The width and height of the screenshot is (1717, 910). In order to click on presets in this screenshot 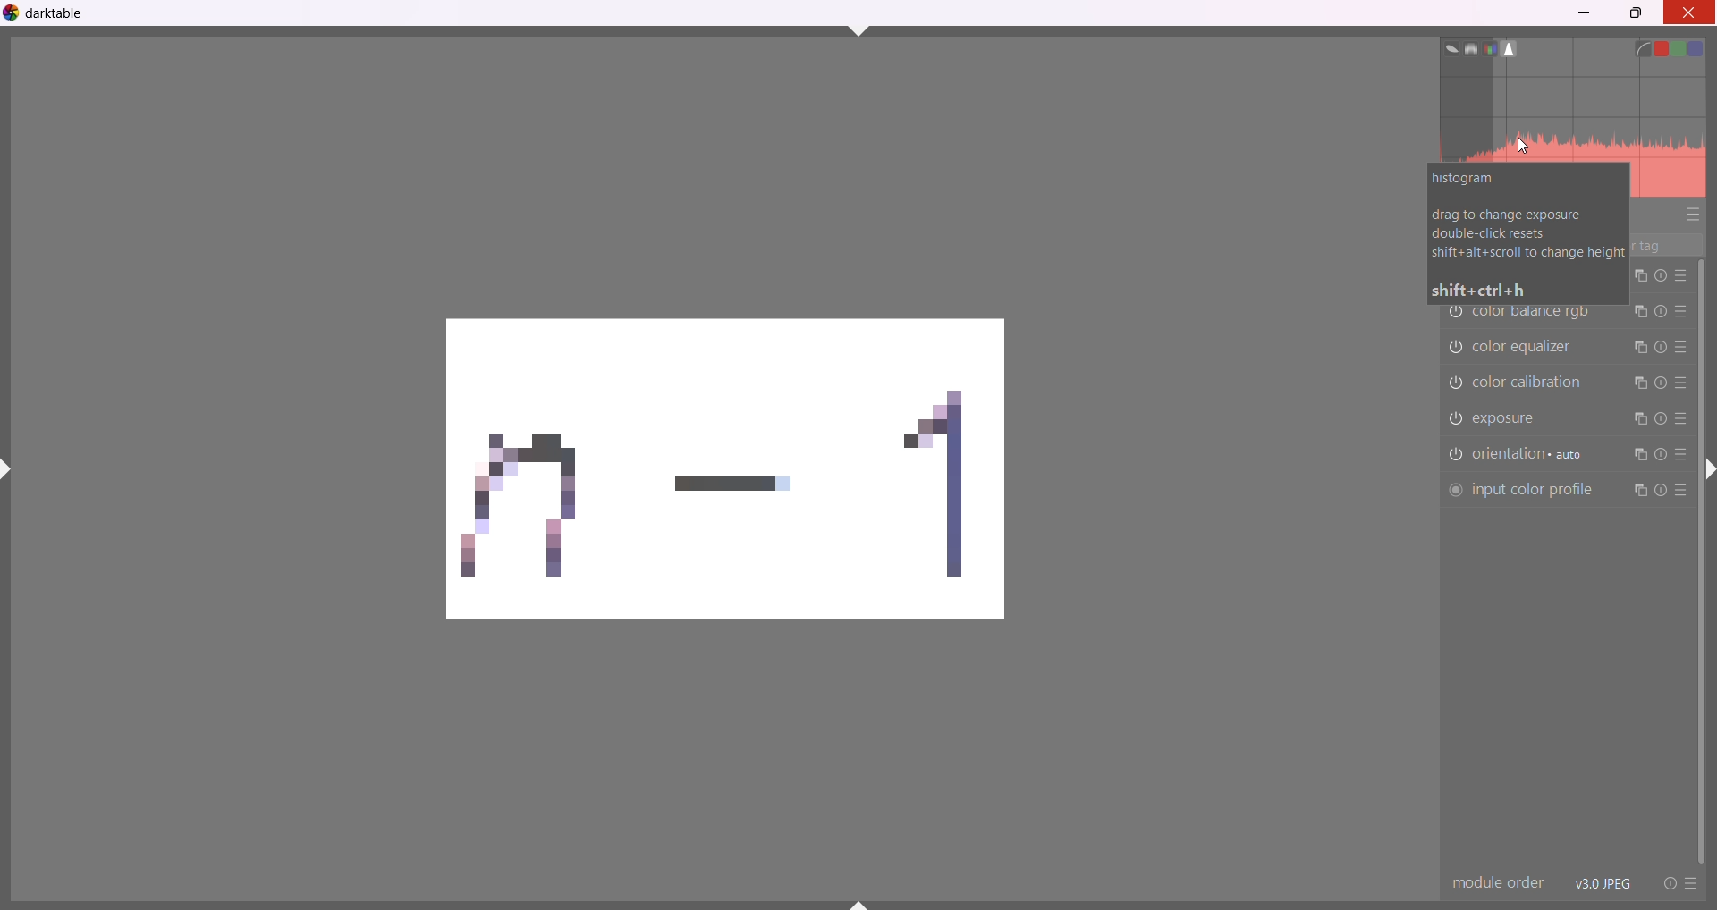, I will do `click(1681, 276)`.